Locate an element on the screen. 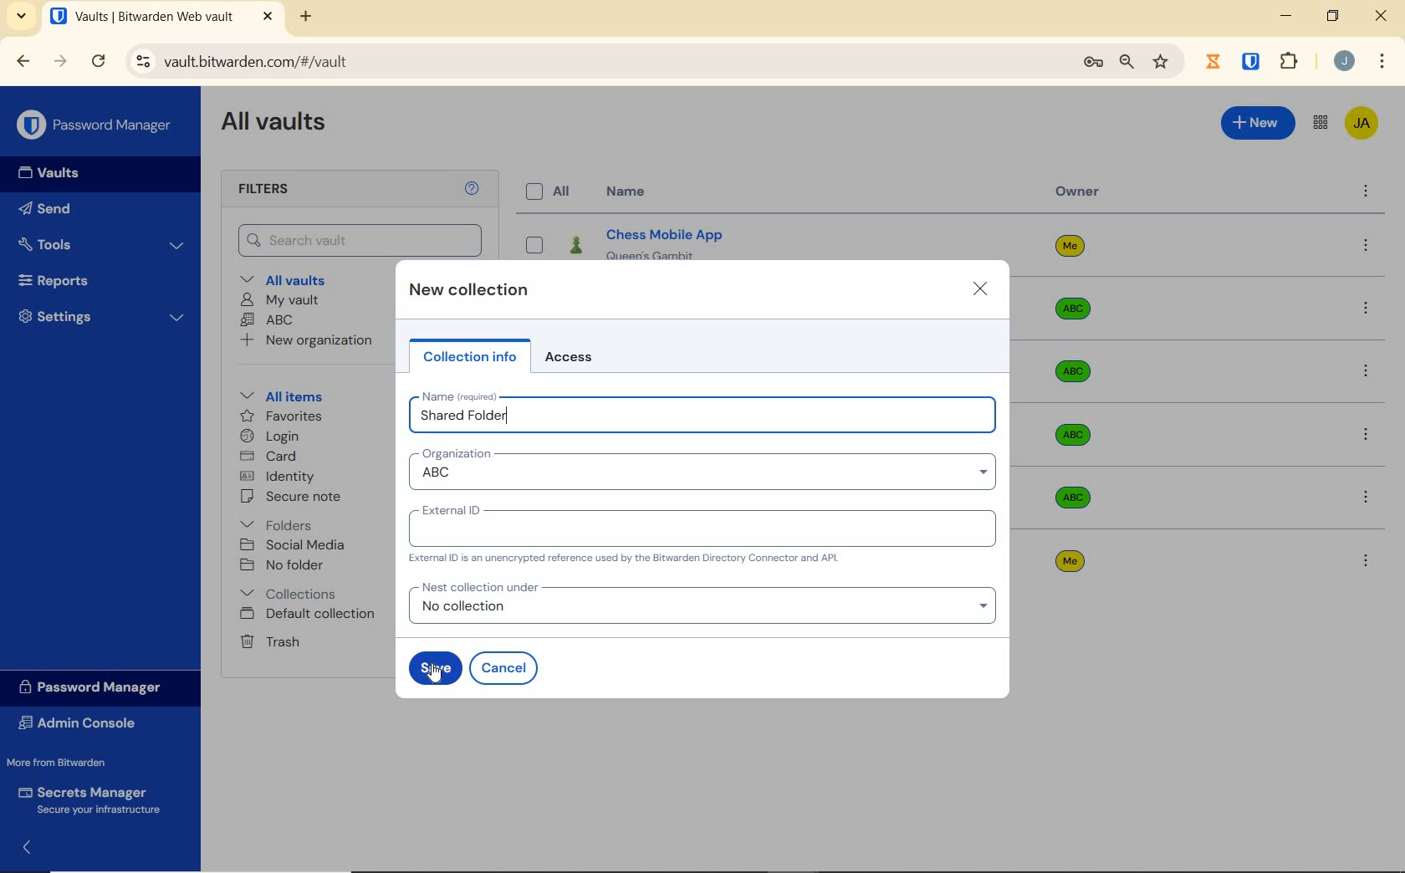 This screenshot has width=1405, height=873. more options is located at coordinates (1365, 436).